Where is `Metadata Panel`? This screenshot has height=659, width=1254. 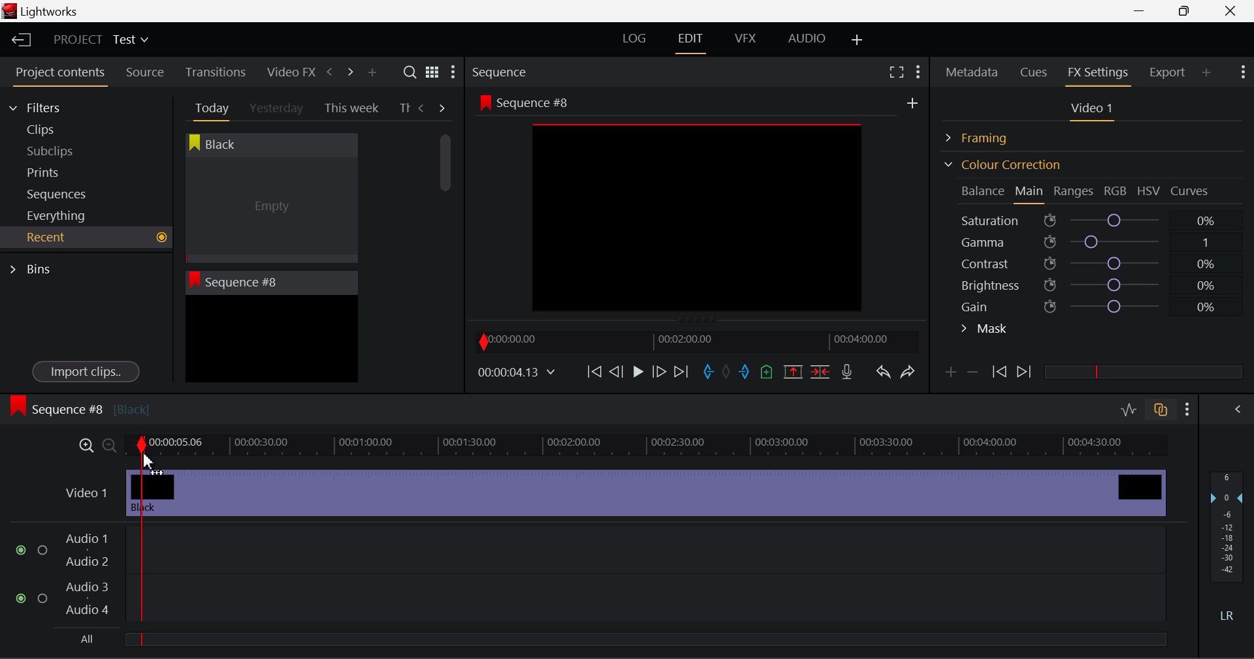
Metadata Panel is located at coordinates (973, 70).